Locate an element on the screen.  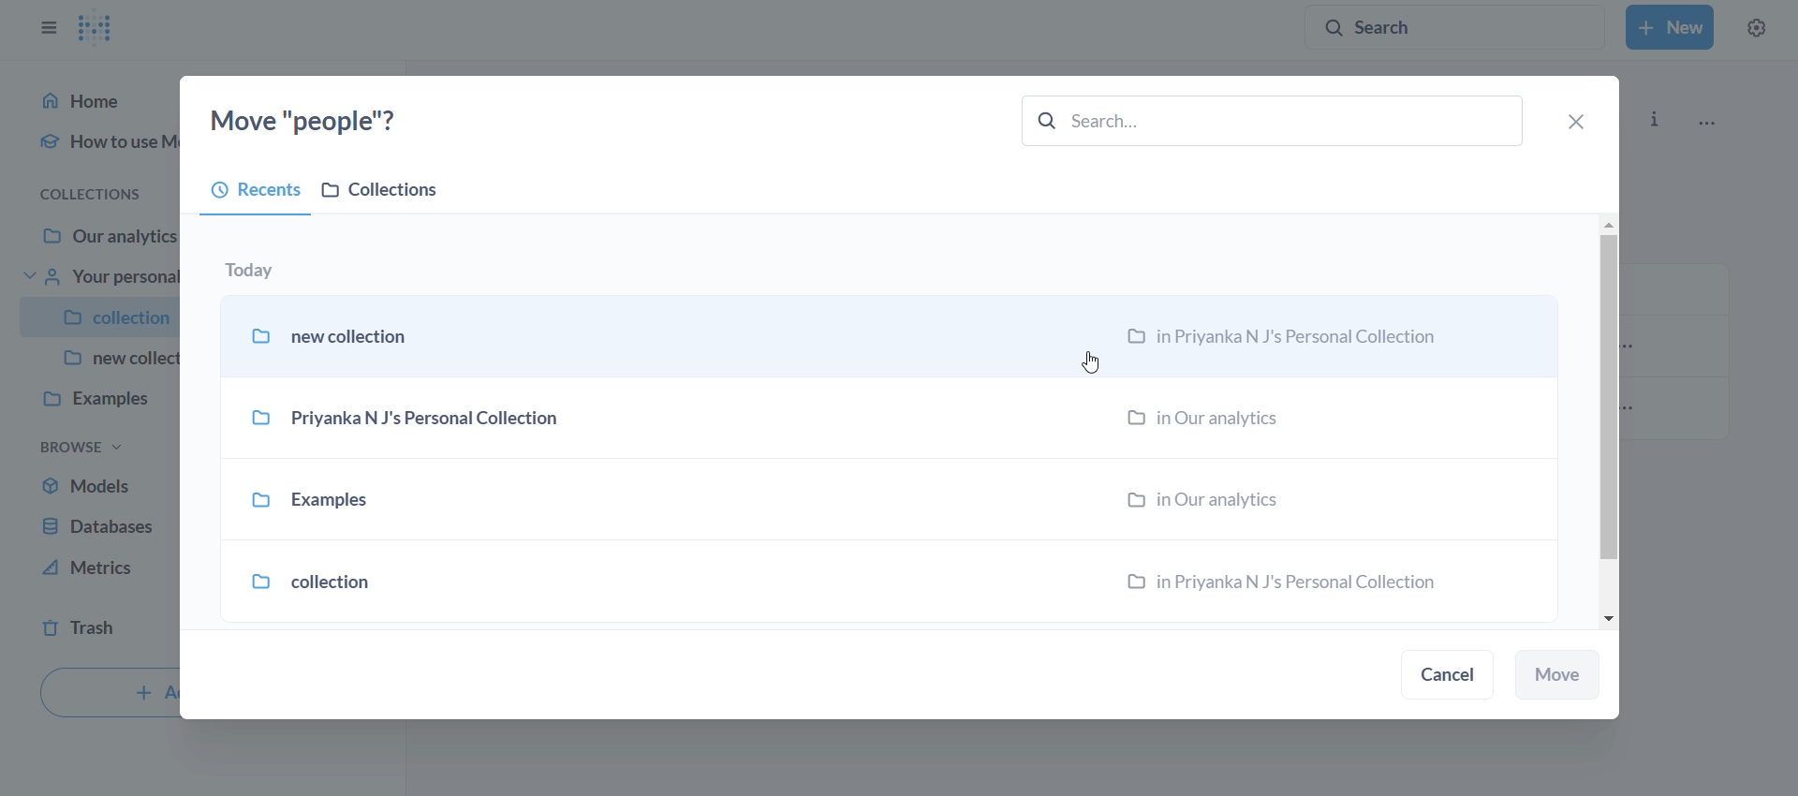
collection is located at coordinates (889, 582).